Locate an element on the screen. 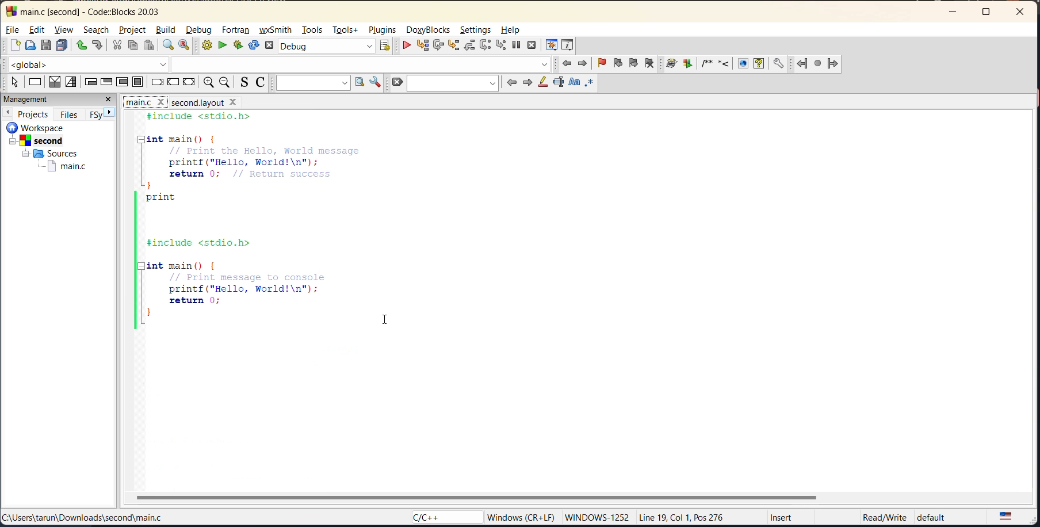  previous bookmark is located at coordinates (620, 63).